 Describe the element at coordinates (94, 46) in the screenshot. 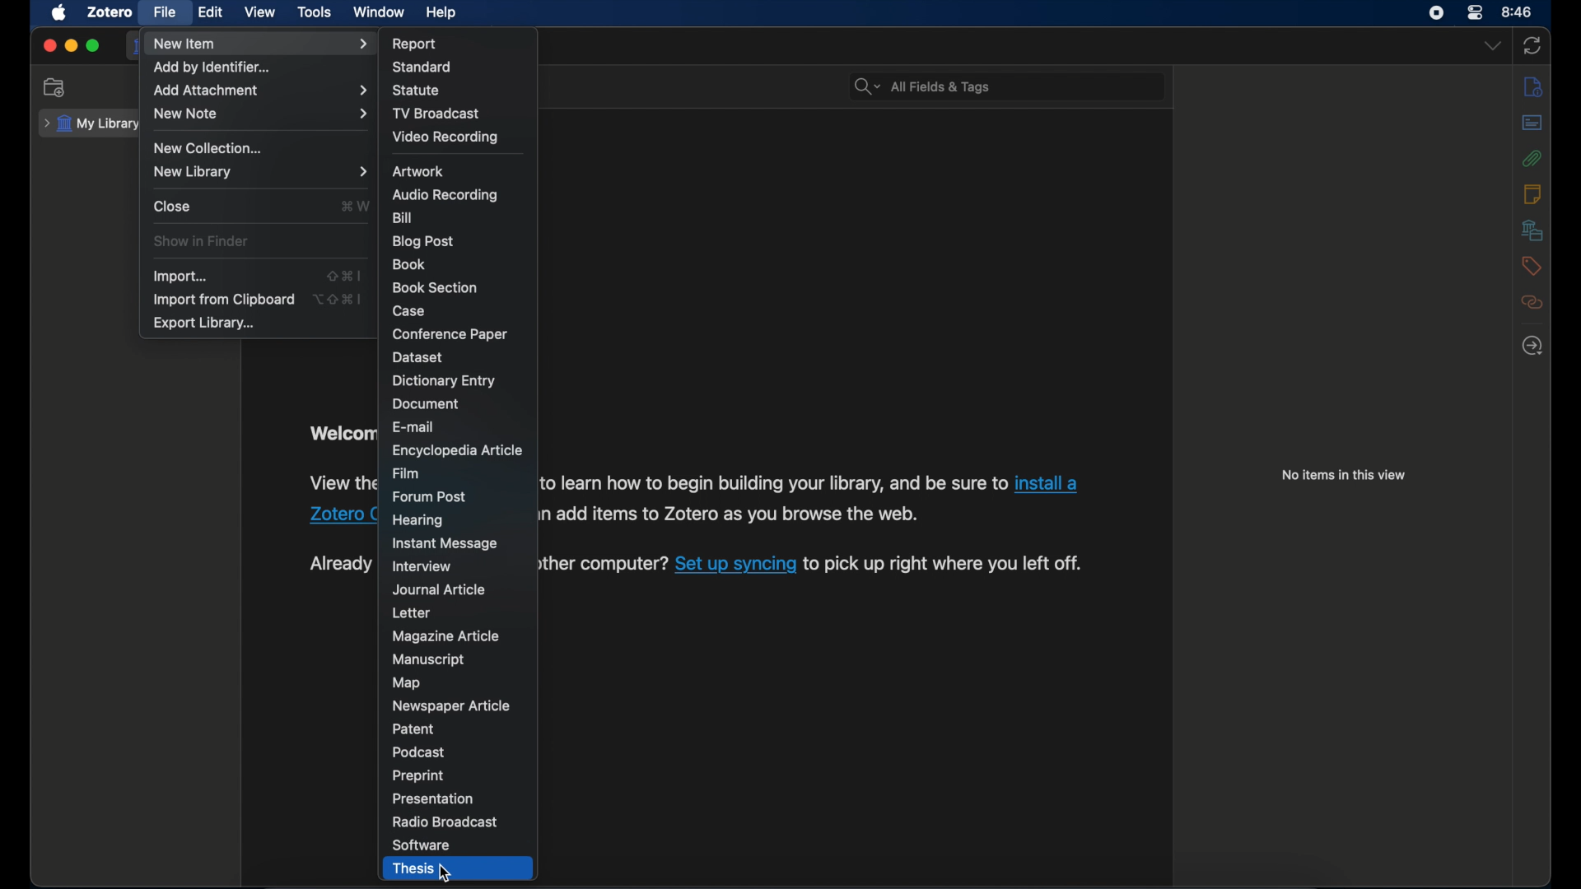

I see `maximize` at that location.